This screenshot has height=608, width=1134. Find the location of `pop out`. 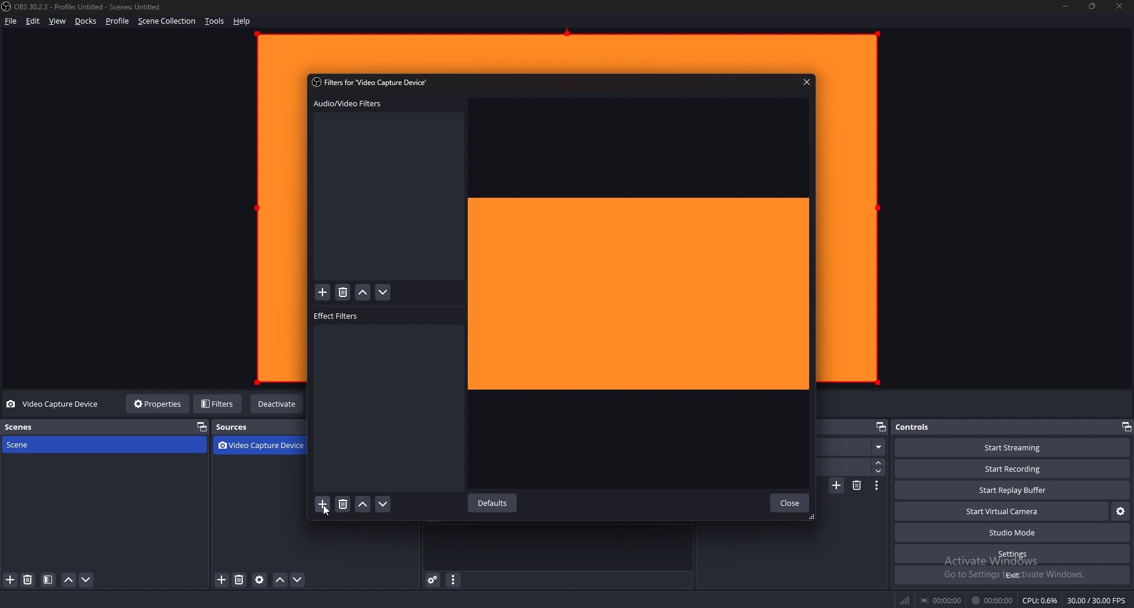

pop out is located at coordinates (201, 427).